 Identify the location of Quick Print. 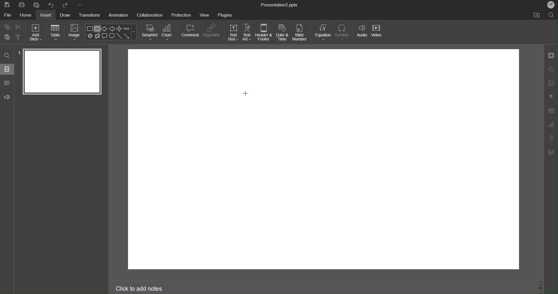
(38, 5).